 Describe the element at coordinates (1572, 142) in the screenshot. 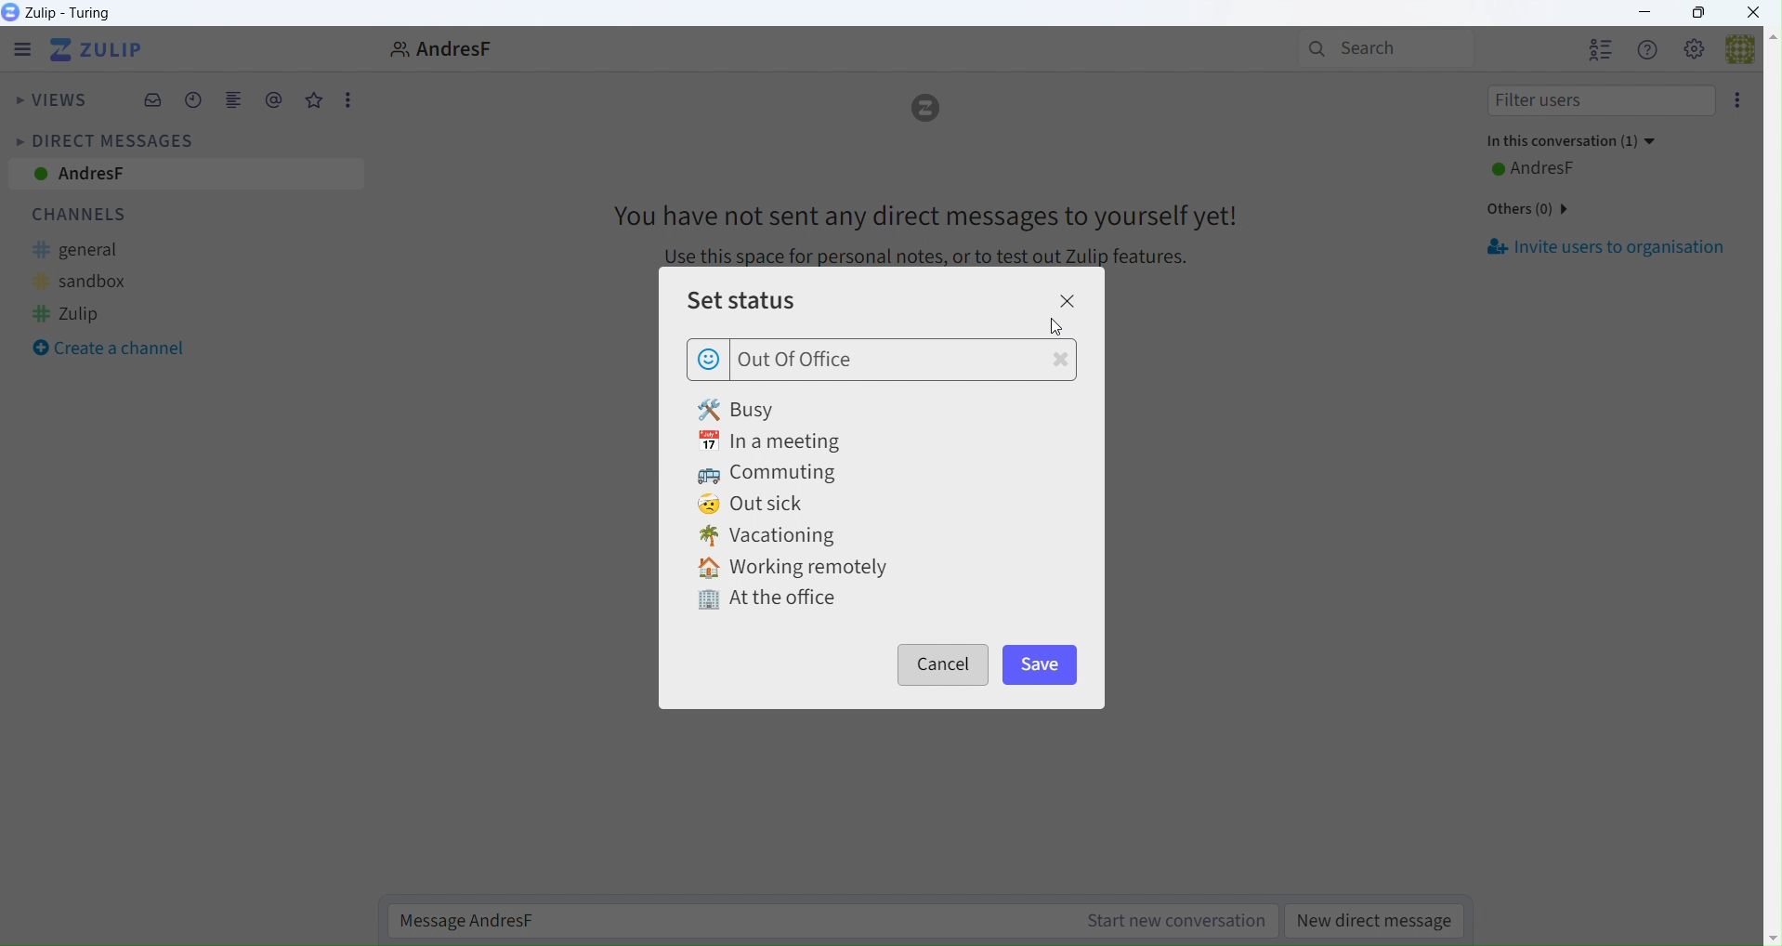

I see `In this conversation` at that location.